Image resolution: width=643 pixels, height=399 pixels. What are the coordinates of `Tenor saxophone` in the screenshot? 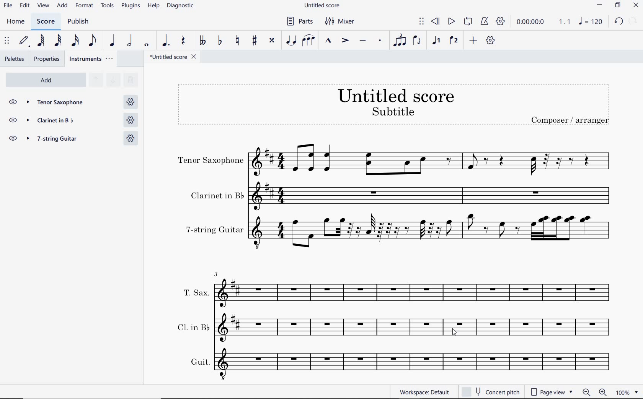 It's located at (60, 103).